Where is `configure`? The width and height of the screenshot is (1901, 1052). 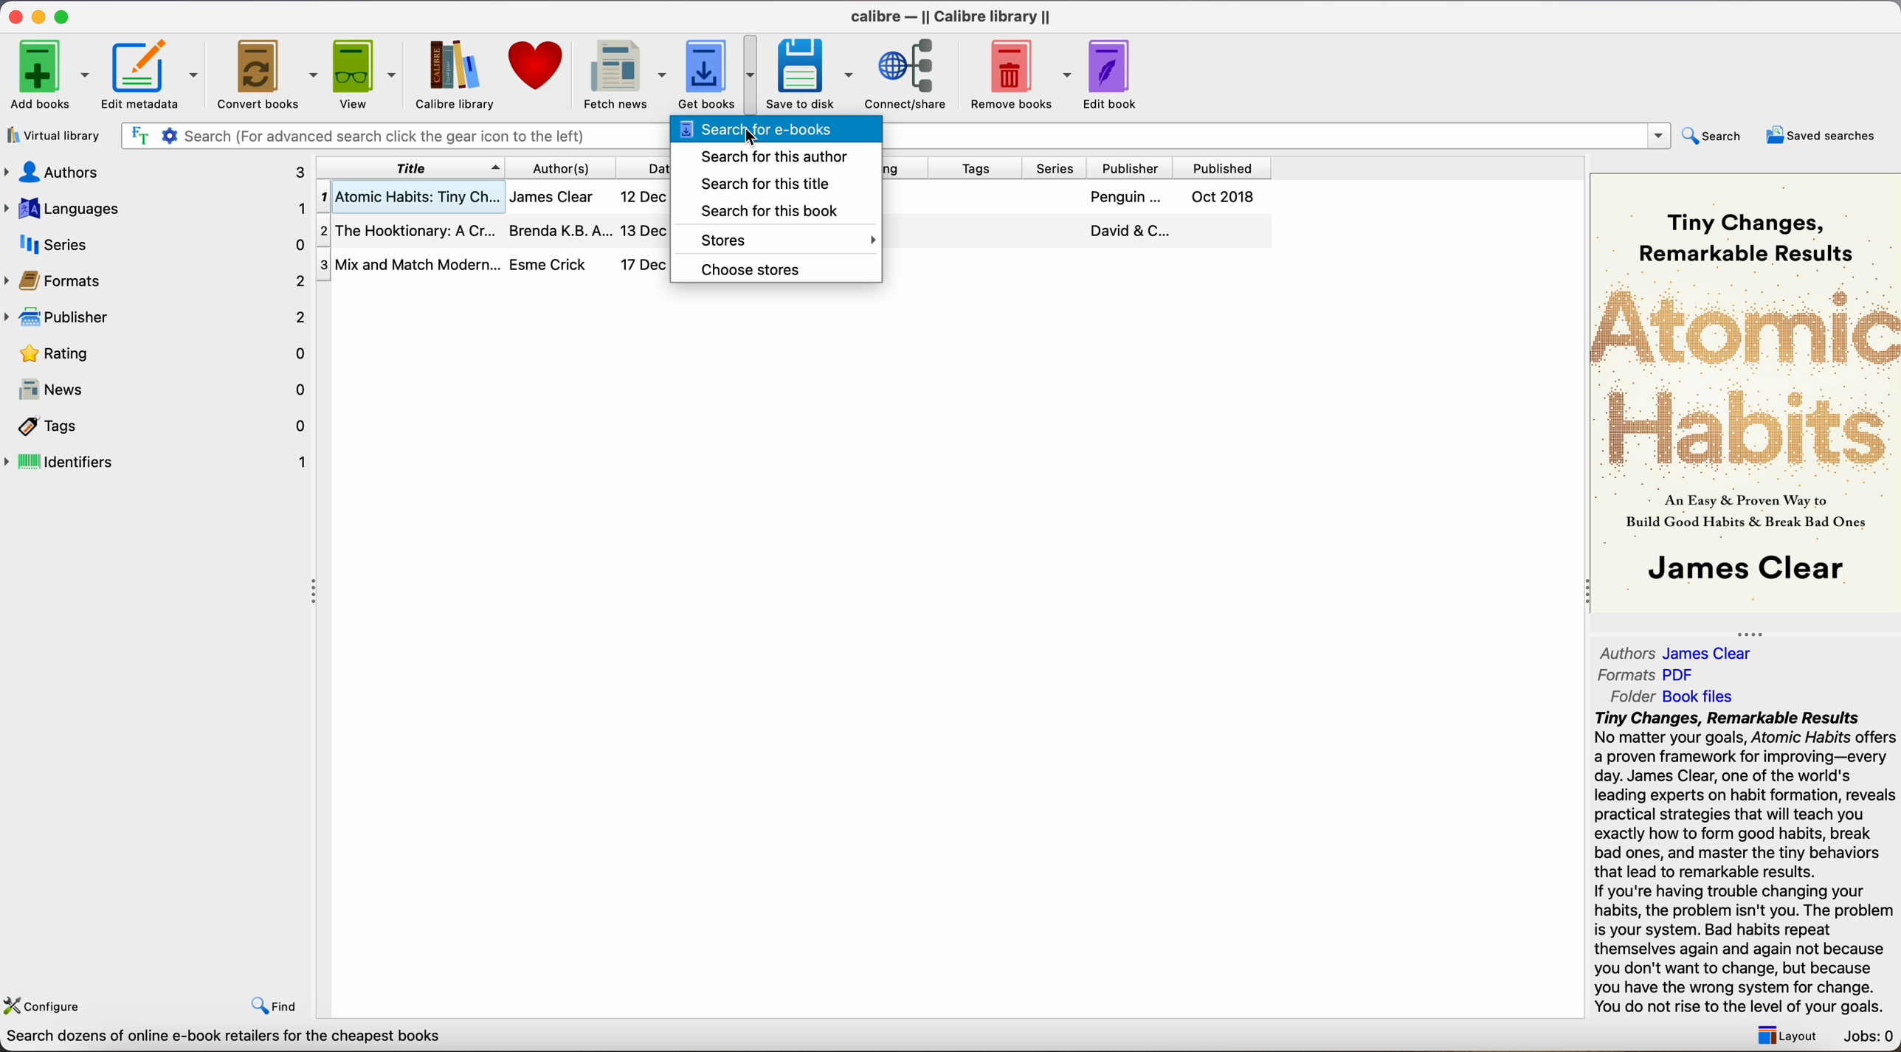
configure is located at coordinates (46, 1003).